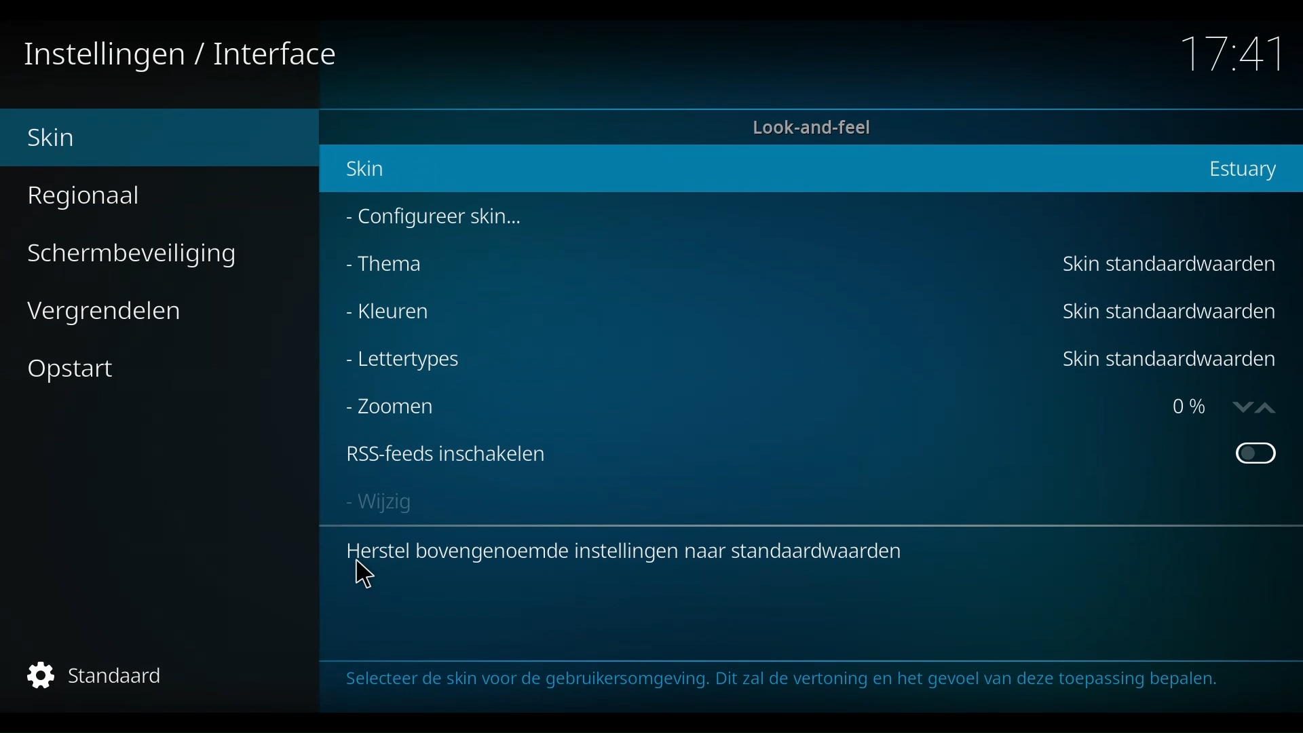 This screenshot has width=1303, height=733. Describe the element at coordinates (1222, 407) in the screenshot. I see `O%` at that location.